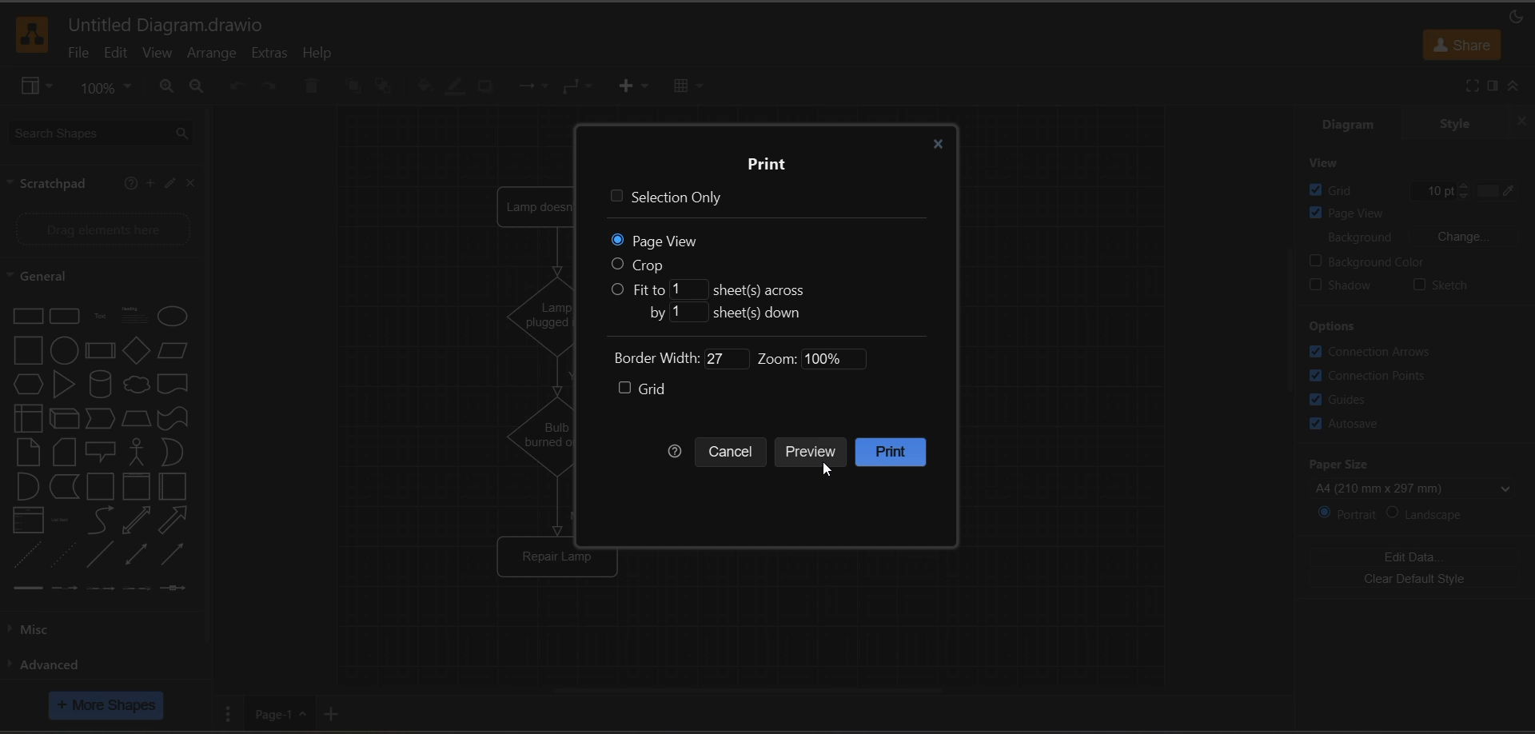 This screenshot has width=1535, height=734. What do you see at coordinates (209, 56) in the screenshot?
I see `arrange` at bounding box center [209, 56].